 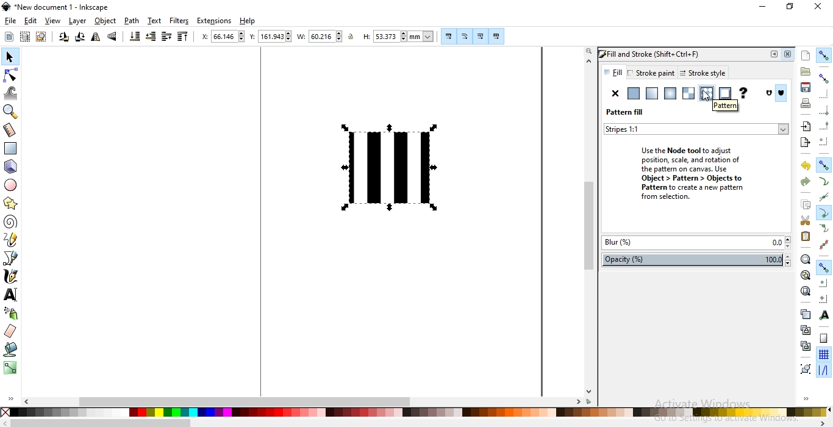 I want to click on export a document, so click(x=807, y=142).